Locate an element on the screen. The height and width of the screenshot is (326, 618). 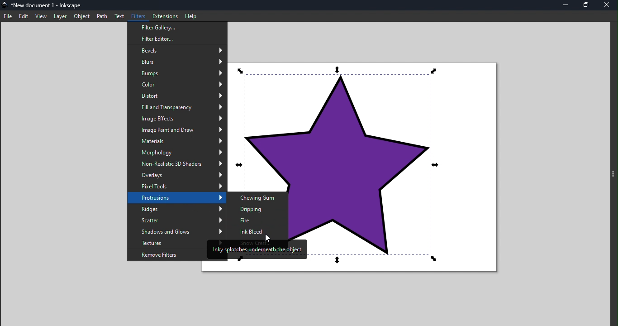
Bumps is located at coordinates (177, 74).